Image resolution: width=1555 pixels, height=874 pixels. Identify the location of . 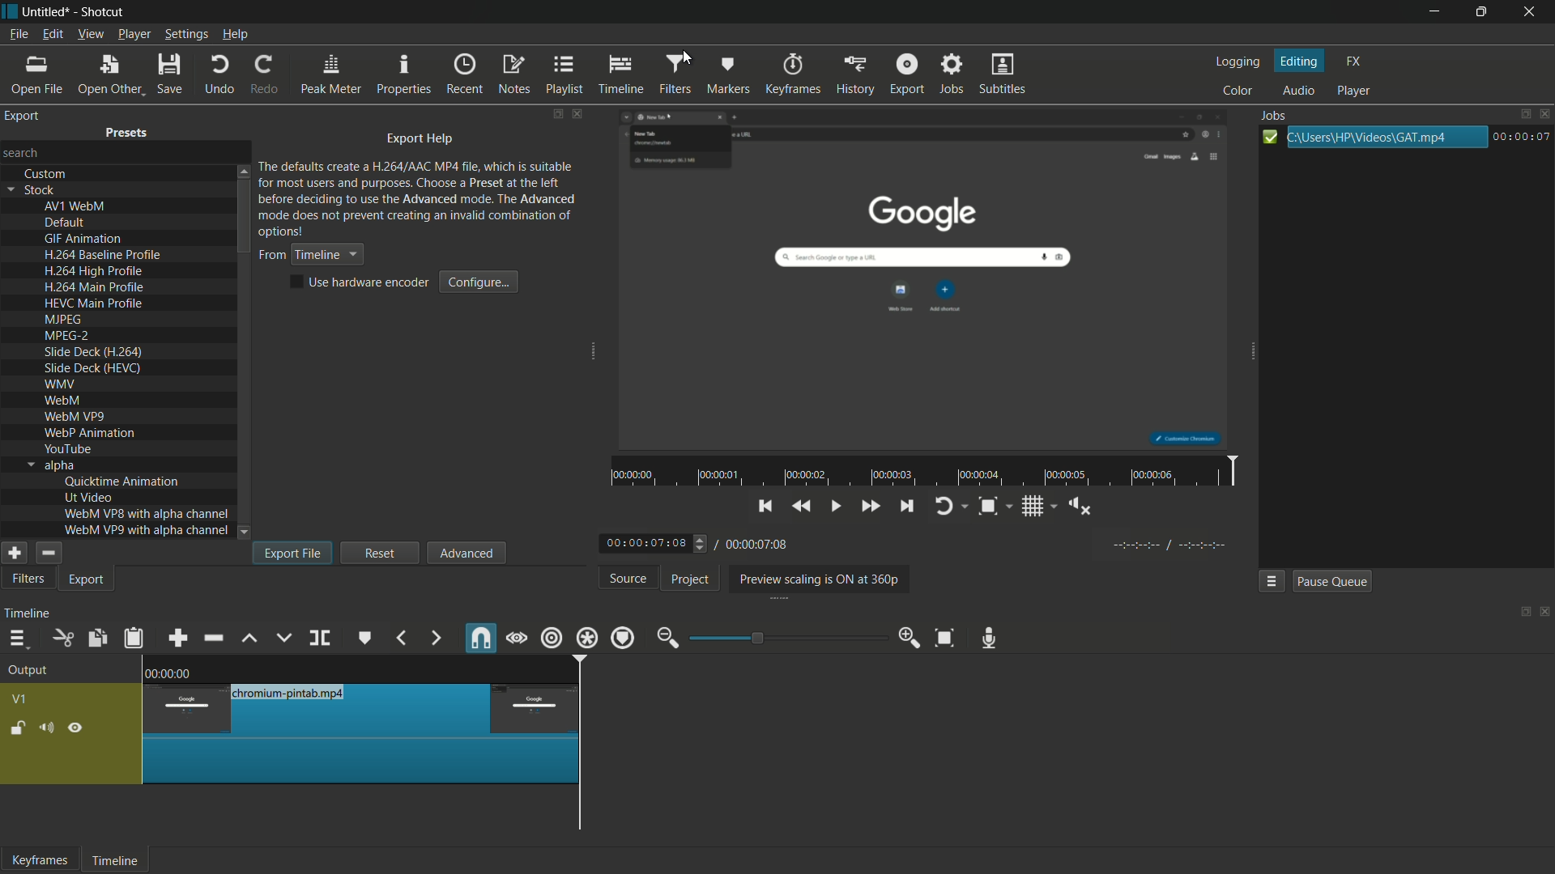
(1353, 59).